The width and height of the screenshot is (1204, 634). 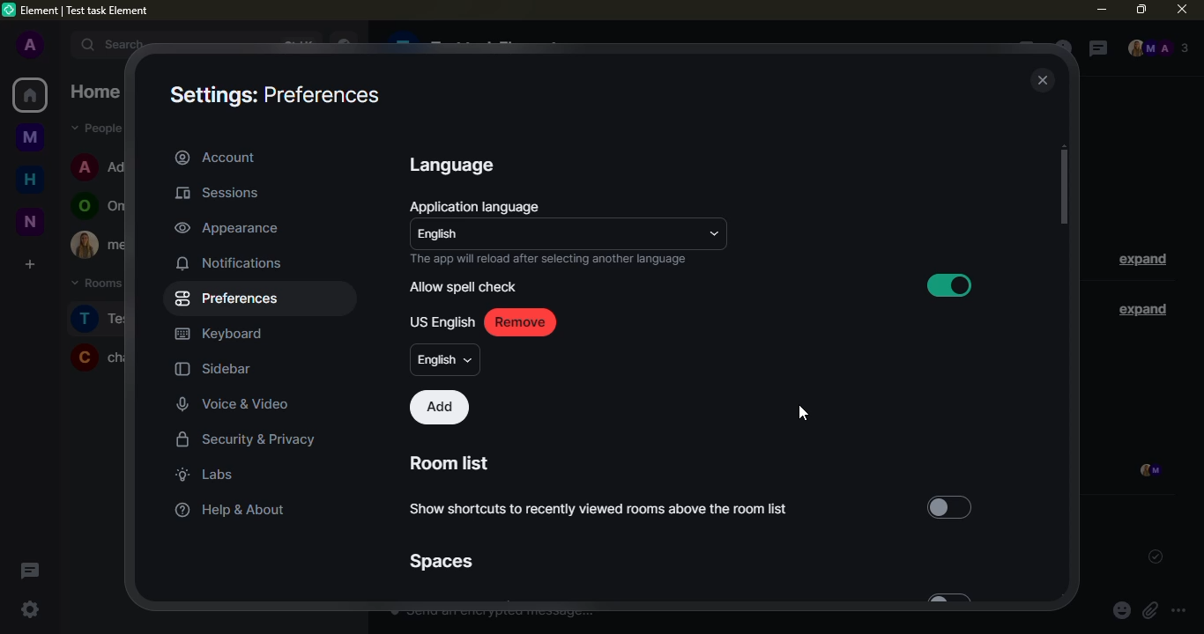 What do you see at coordinates (549, 260) in the screenshot?
I see `info` at bounding box center [549, 260].